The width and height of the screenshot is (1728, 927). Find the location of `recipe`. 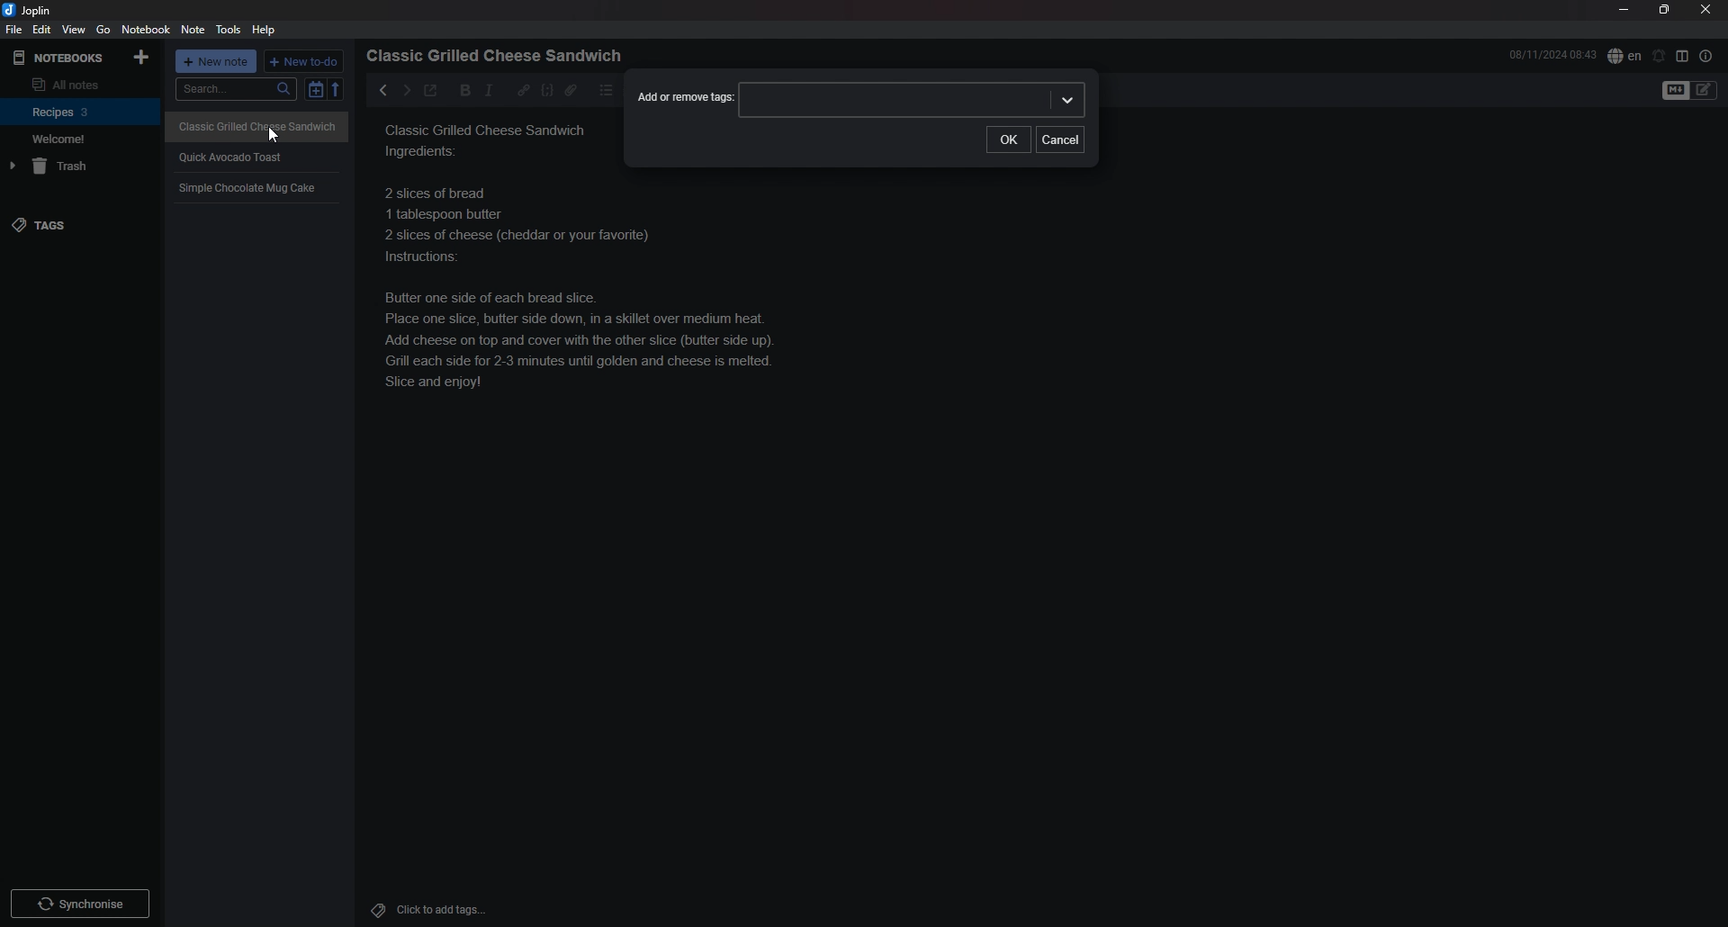

recipe is located at coordinates (247, 189).